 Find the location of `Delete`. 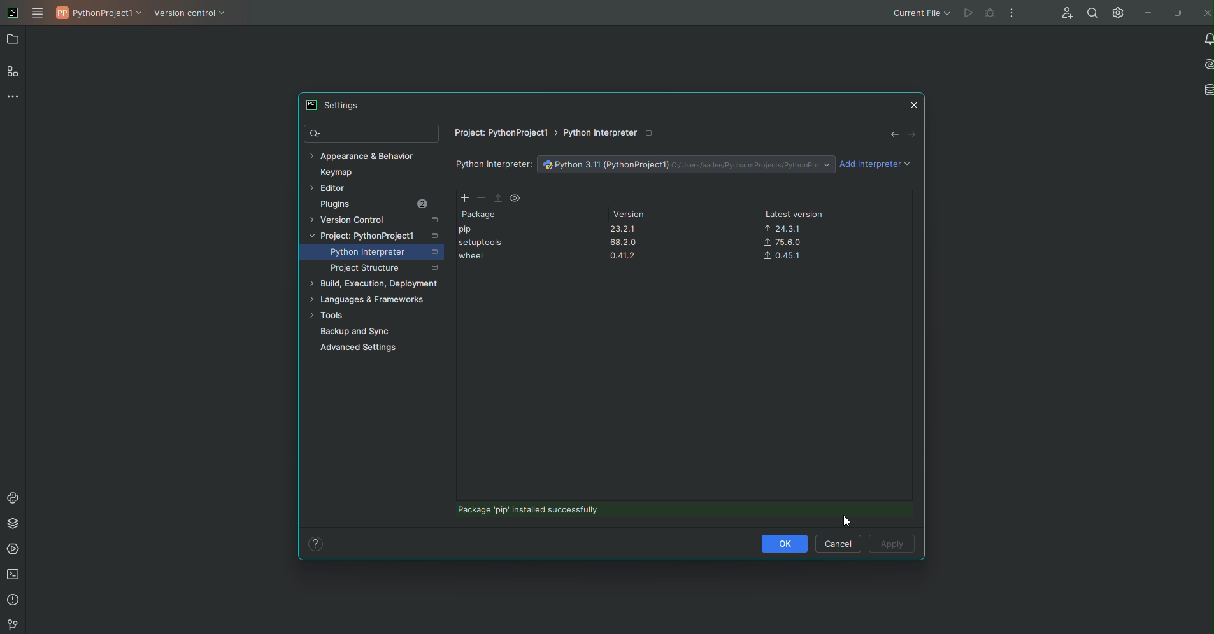

Delete is located at coordinates (480, 199).